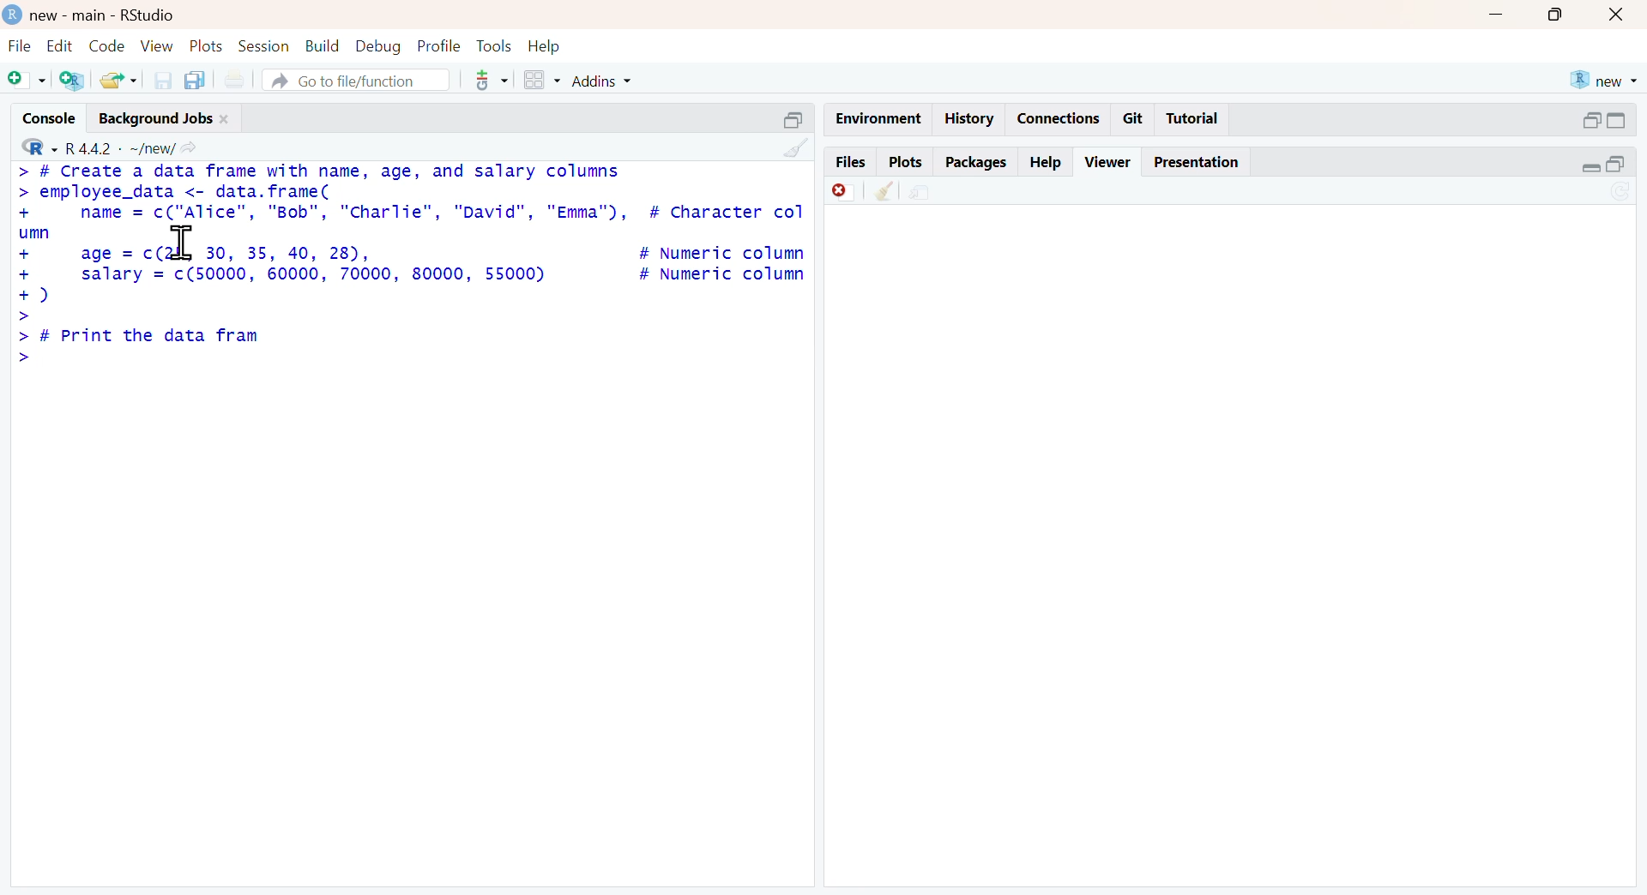  What do you see at coordinates (186, 243) in the screenshot?
I see `cursor` at bounding box center [186, 243].